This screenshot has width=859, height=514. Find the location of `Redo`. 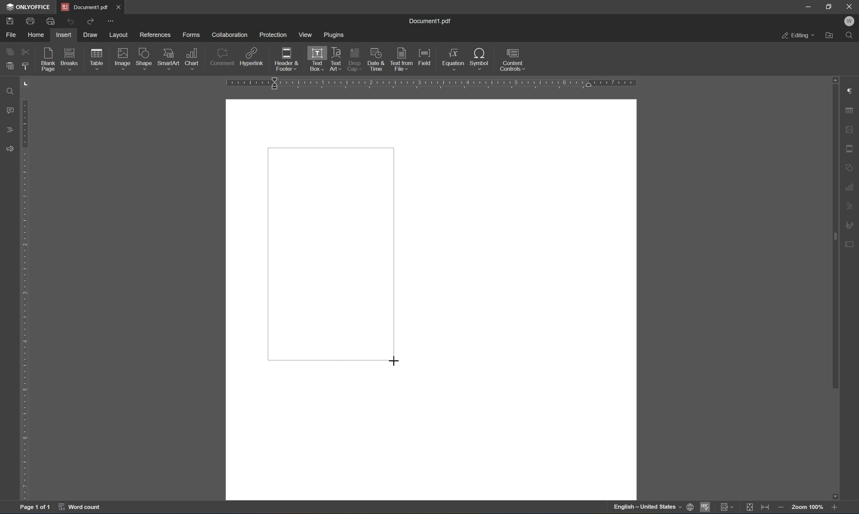

Redo is located at coordinates (89, 21).